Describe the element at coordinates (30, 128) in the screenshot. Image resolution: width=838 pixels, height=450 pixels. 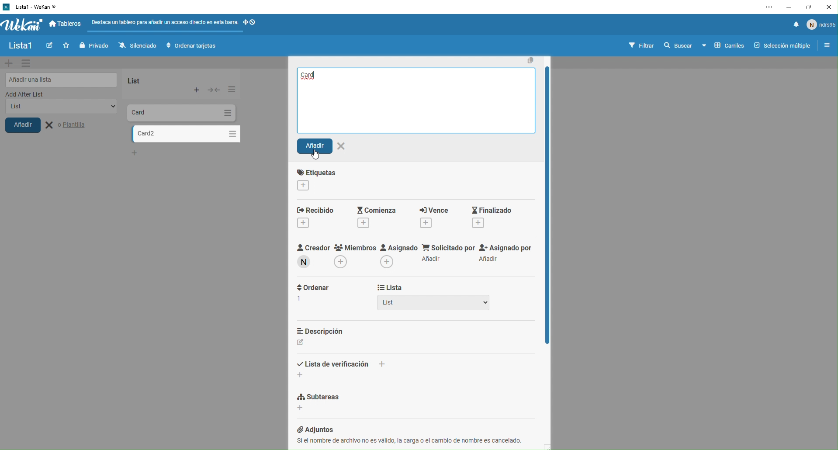
I see `añadir` at that location.